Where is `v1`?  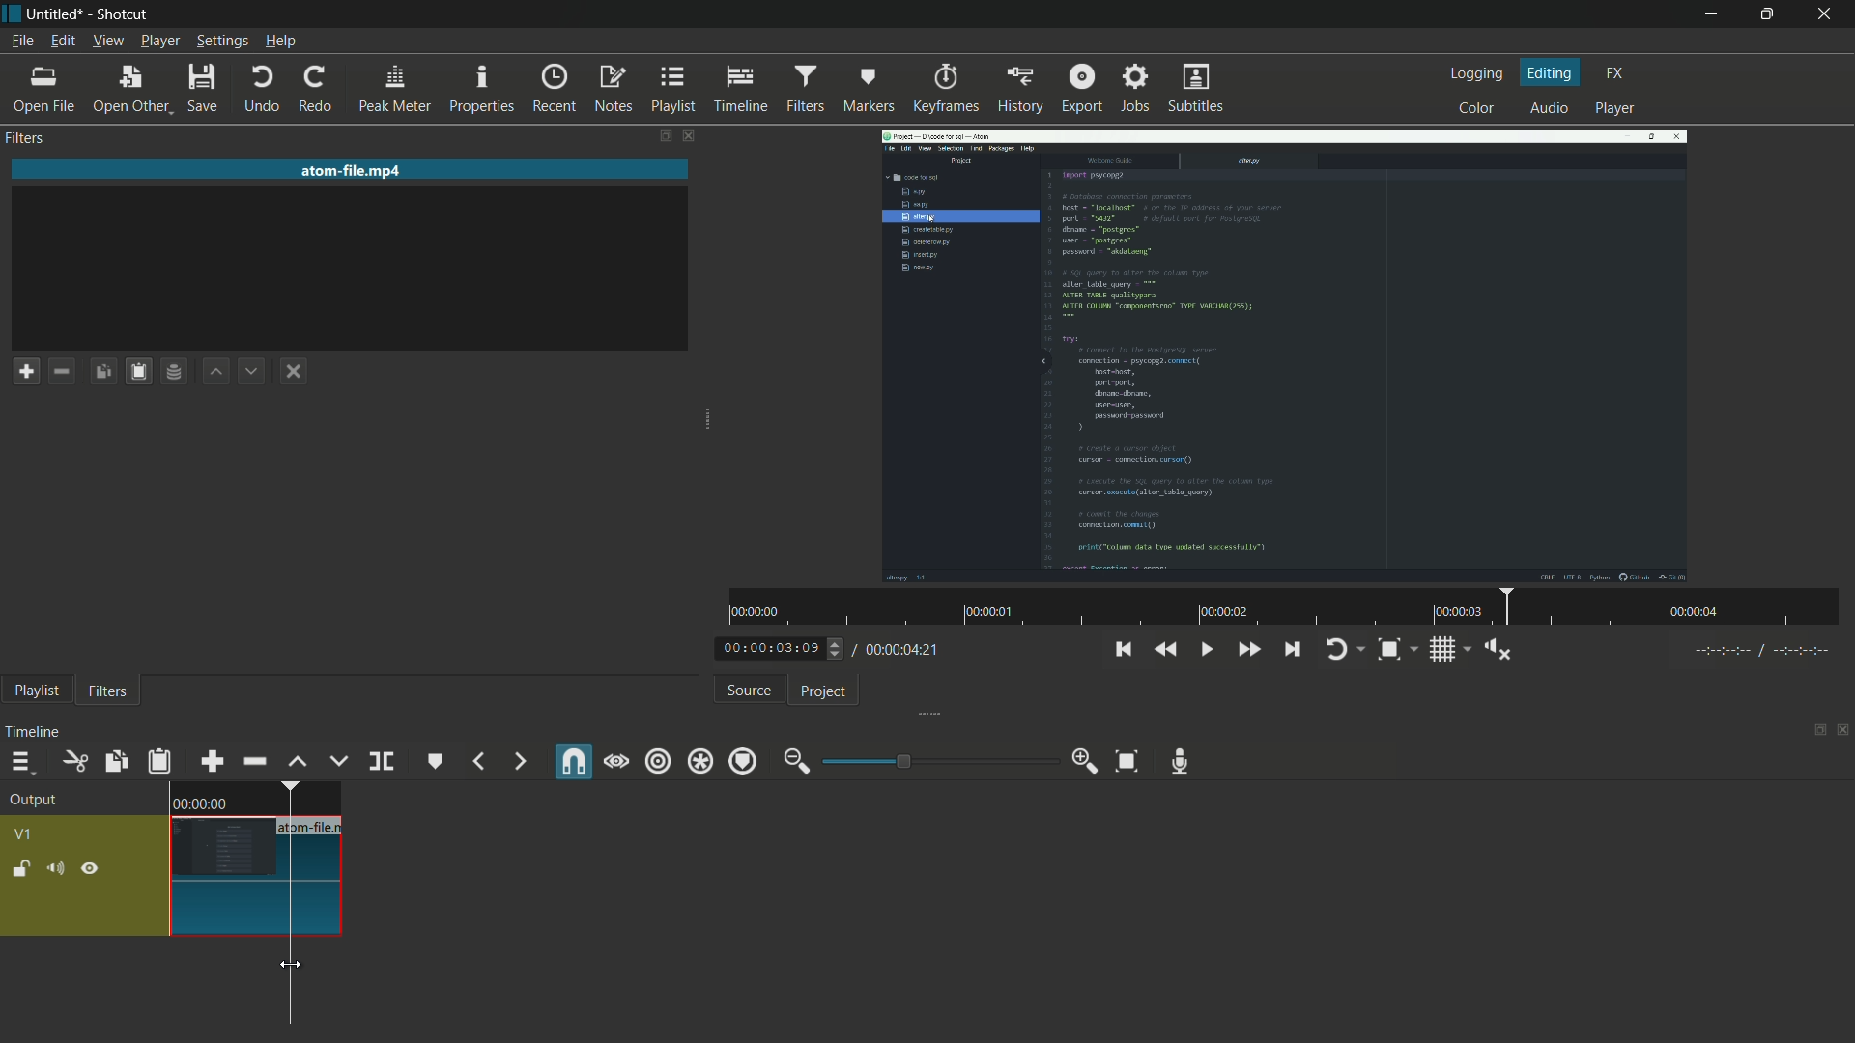
v1 is located at coordinates (26, 834).